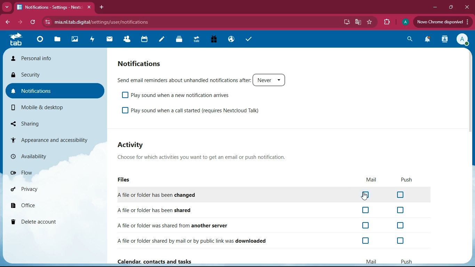 This screenshot has height=267, width=475. I want to click on files, so click(180, 41).